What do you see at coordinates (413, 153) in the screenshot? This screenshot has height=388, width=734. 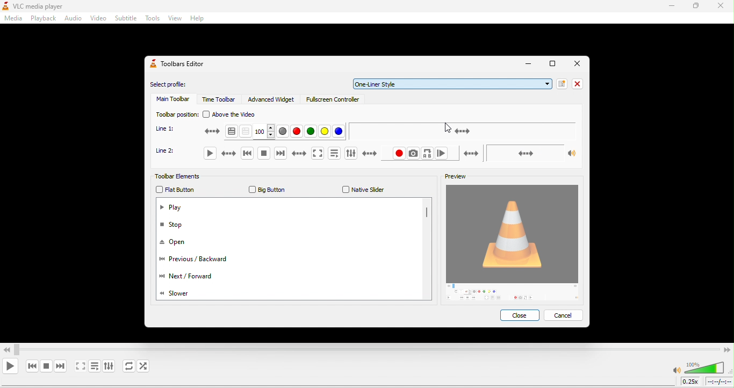 I see `snapshot` at bounding box center [413, 153].